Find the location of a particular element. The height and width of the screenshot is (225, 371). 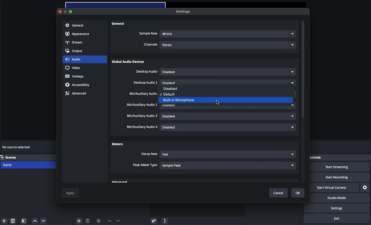

Desktop audio 2 is located at coordinates (146, 83).